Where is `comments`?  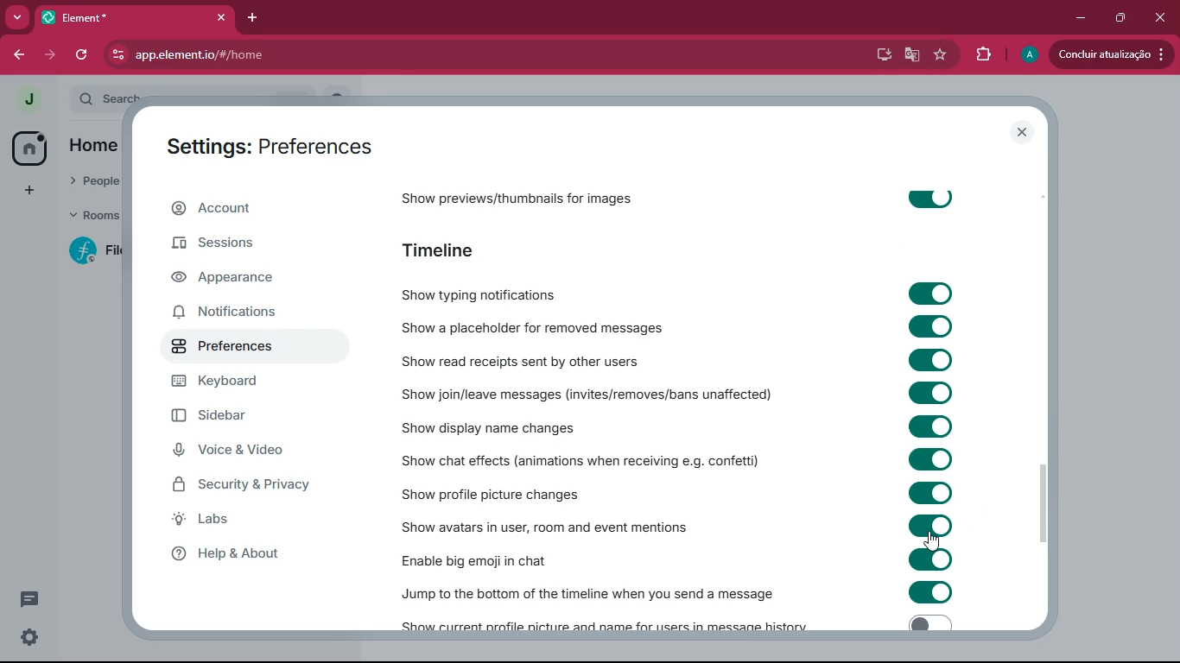 comments is located at coordinates (30, 592).